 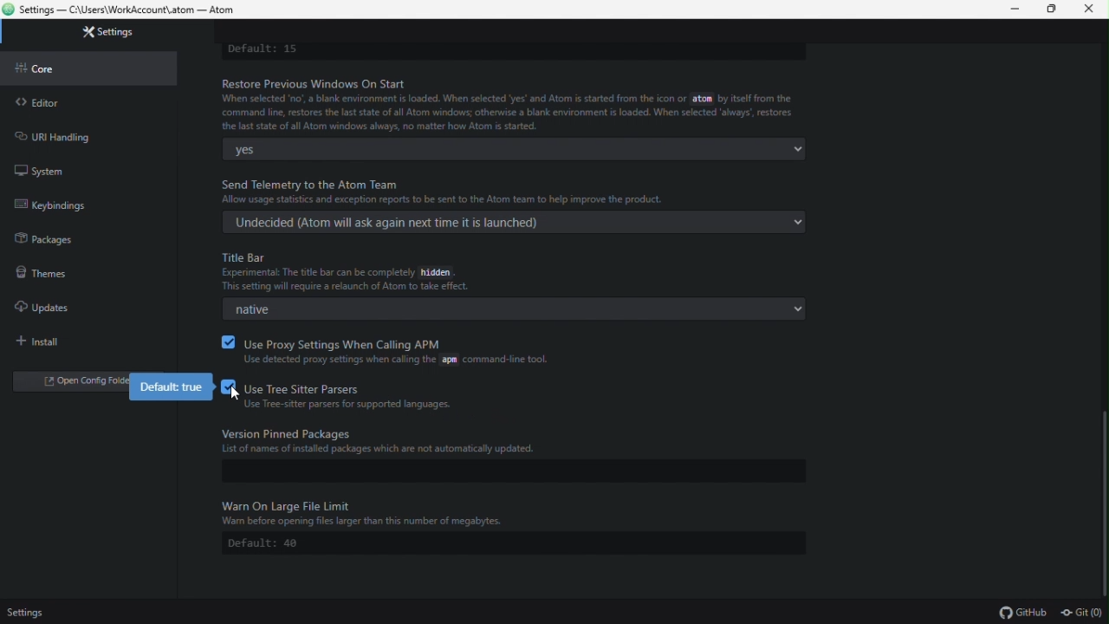 What do you see at coordinates (37, 102) in the screenshot?
I see `editor` at bounding box center [37, 102].